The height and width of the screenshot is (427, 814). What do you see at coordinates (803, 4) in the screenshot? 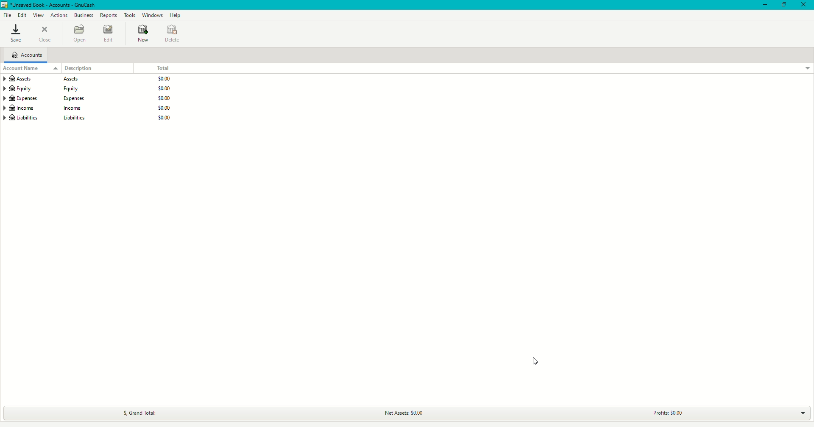
I see `Close` at bounding box center [803, 4].